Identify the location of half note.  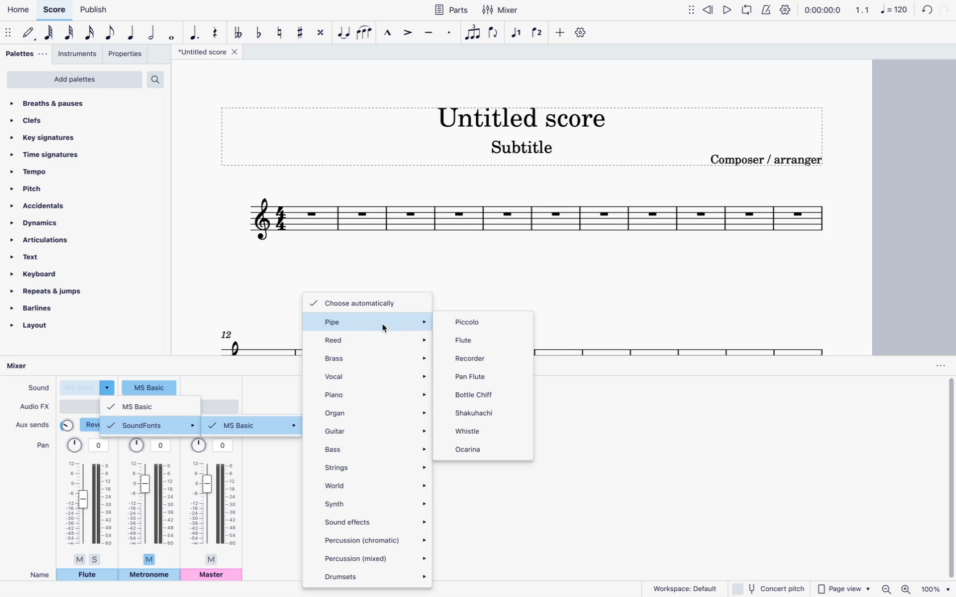
(153, 34).